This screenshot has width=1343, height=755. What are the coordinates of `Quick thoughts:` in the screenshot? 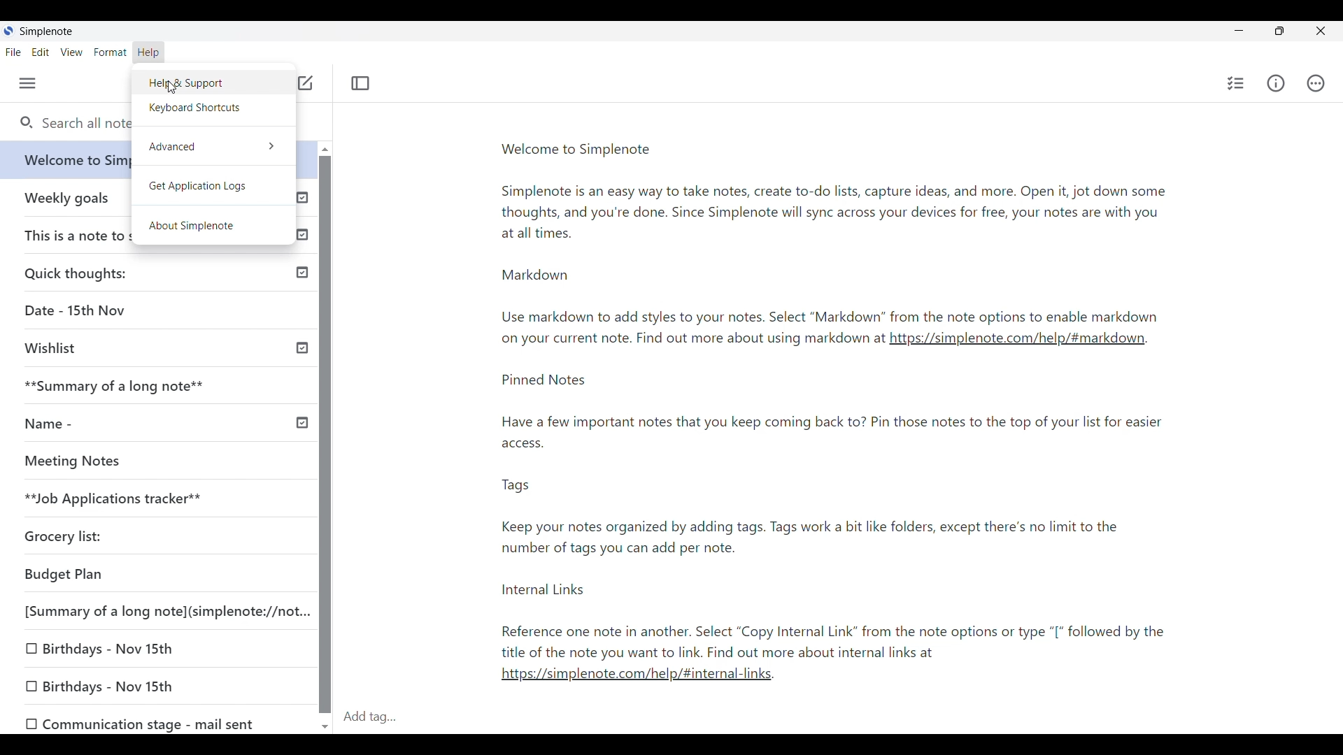 It's located at (132, 270).